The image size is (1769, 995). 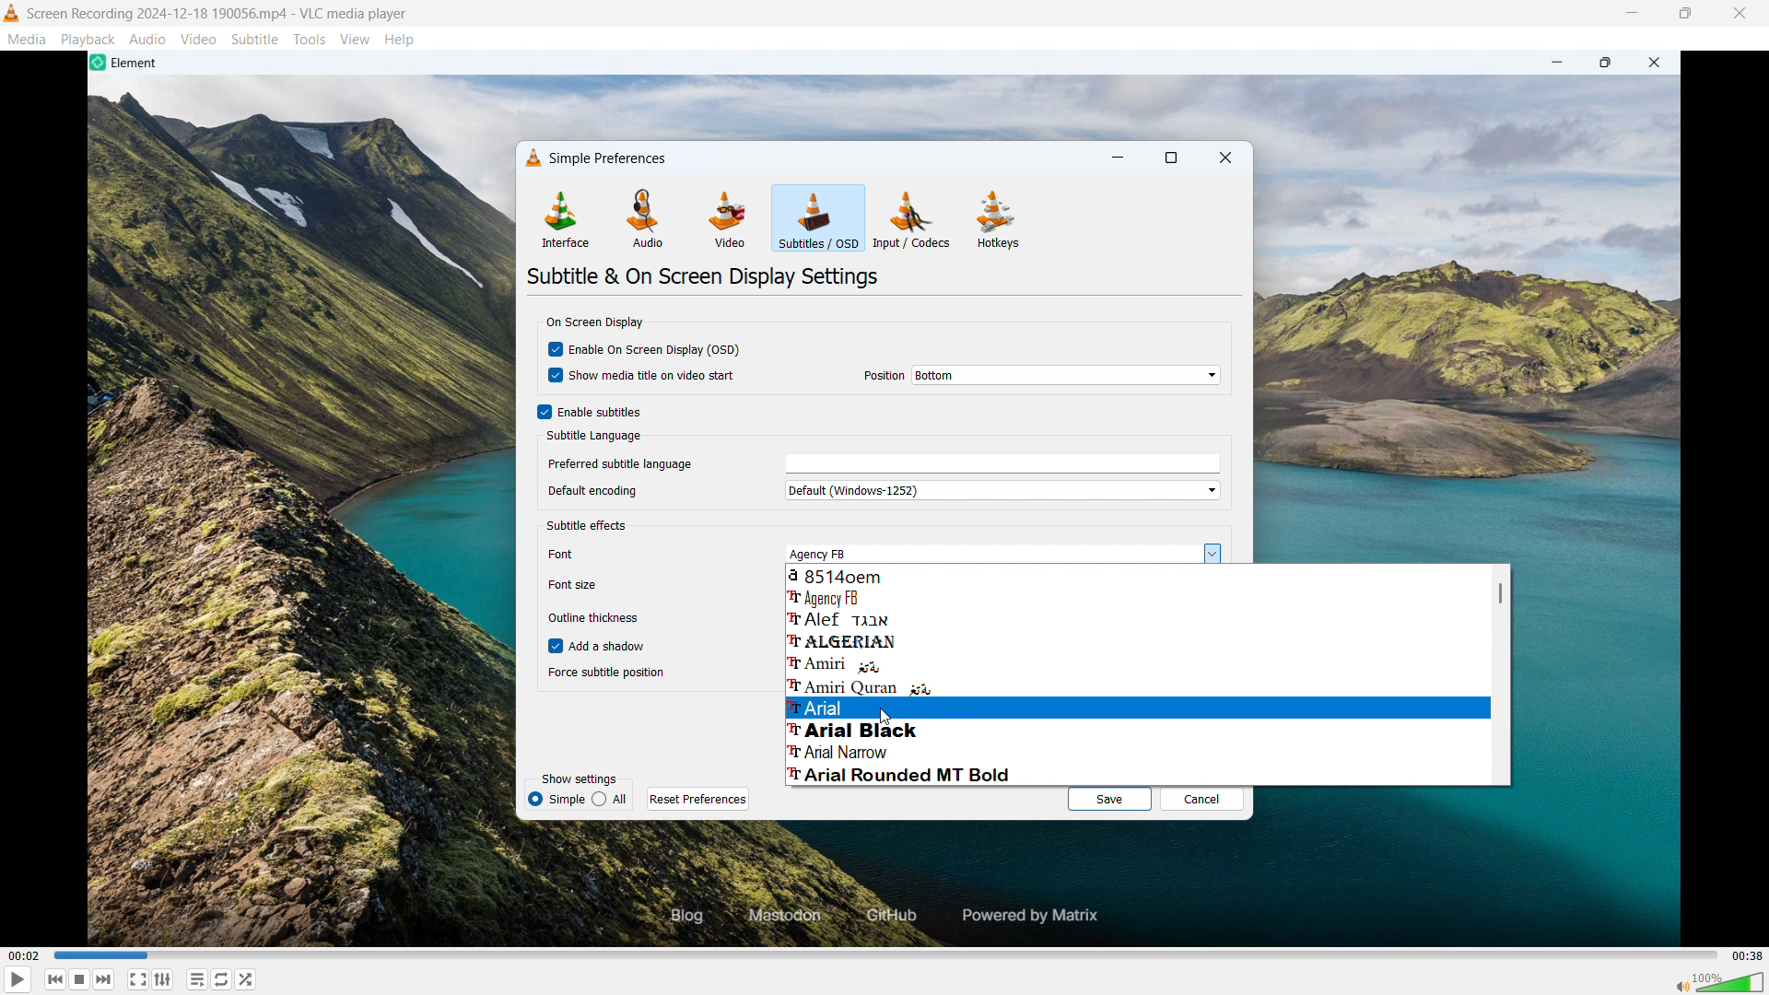 I want to click on cursor, so click(x=883, y=719).